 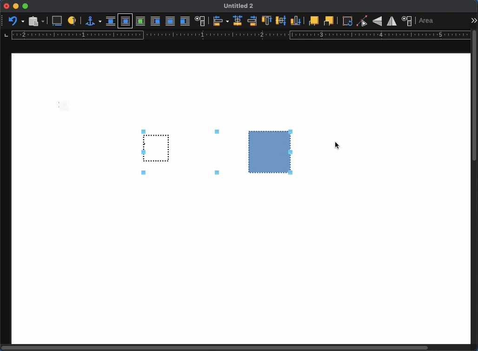 I want to click on rotate, so click(x=346, y=21).